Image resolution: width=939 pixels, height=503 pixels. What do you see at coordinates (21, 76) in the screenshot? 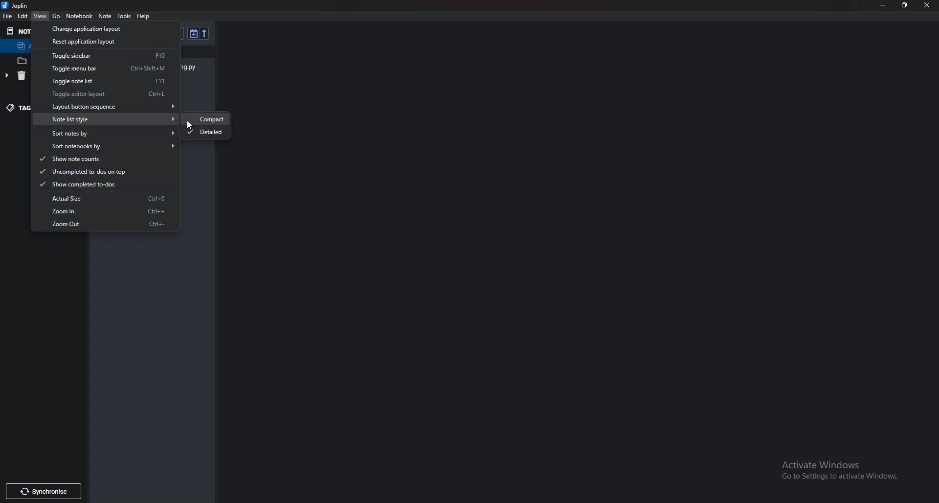
I see `delete` at bounding box center [21, 76].